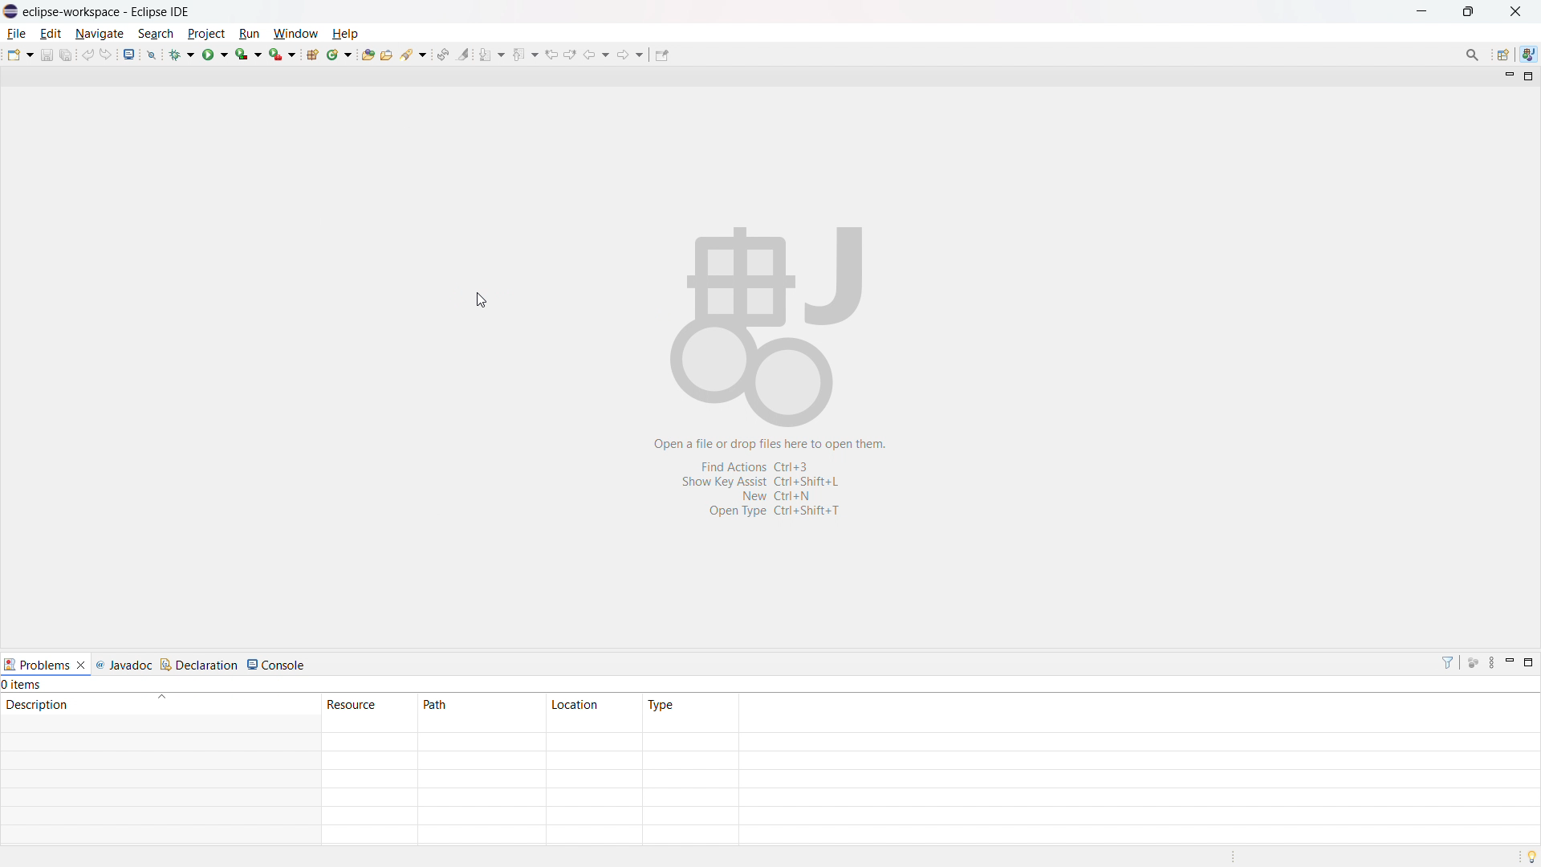 The height and width of the screenshot is (867, 1541). Describe the element at coordinates (775, 511) in the screenshot. I see `Open Type Ctrl+Shift+T` at that location.